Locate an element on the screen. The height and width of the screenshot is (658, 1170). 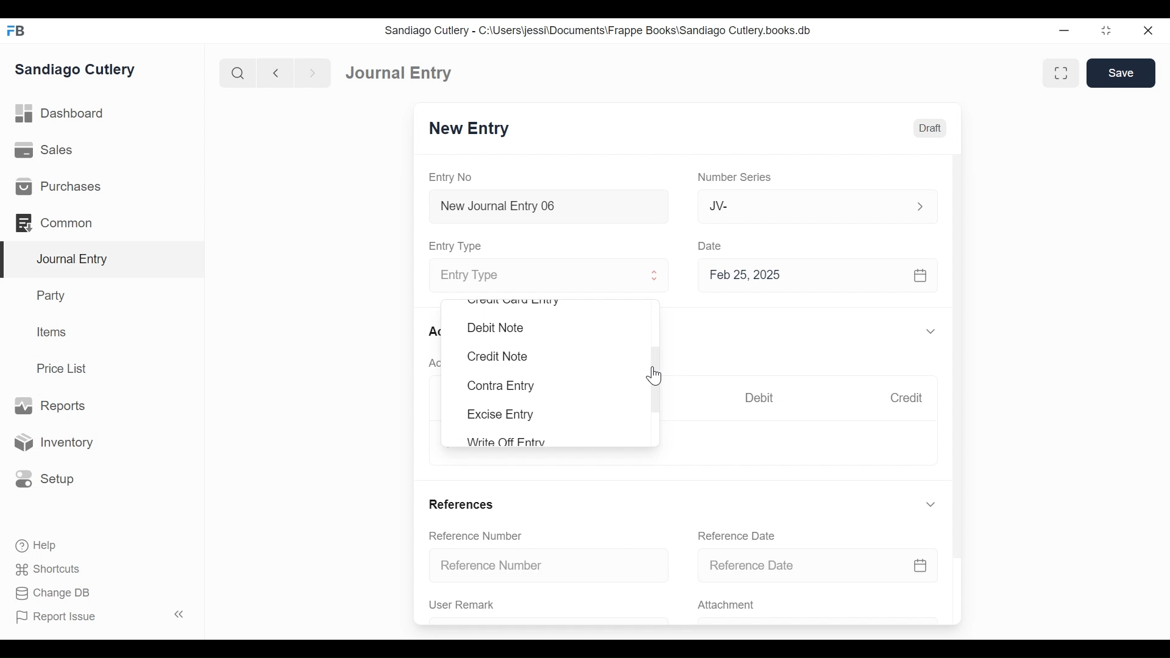
Contra Entry is located at coordinates (500, 386).